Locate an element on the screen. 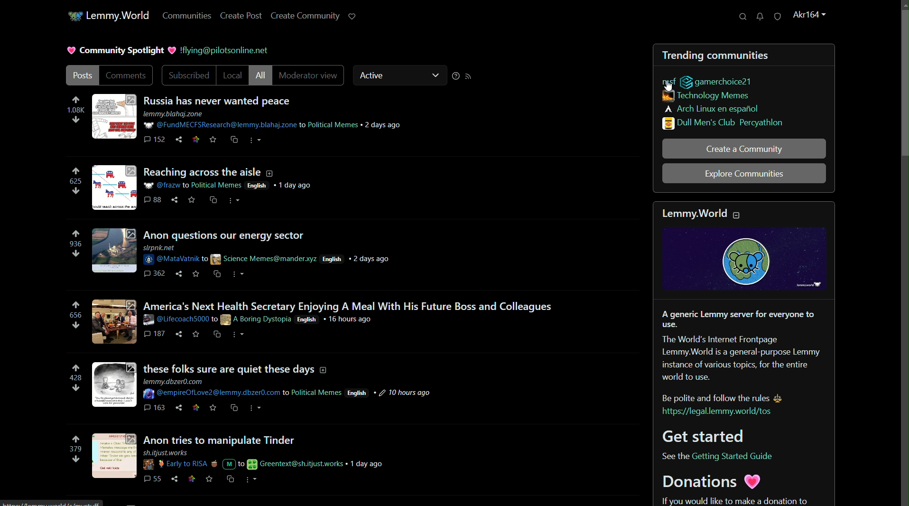  more is located at coordinates (253, 478).